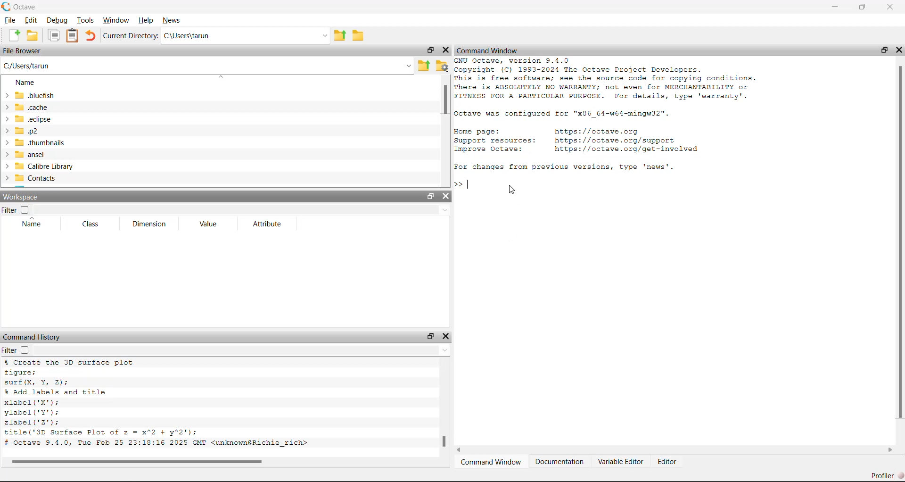 The height and width of the screenshot is (482, 905). Describe the element at coordinates (25, 208) in the screenshot. I see `Checkbox` at that location.